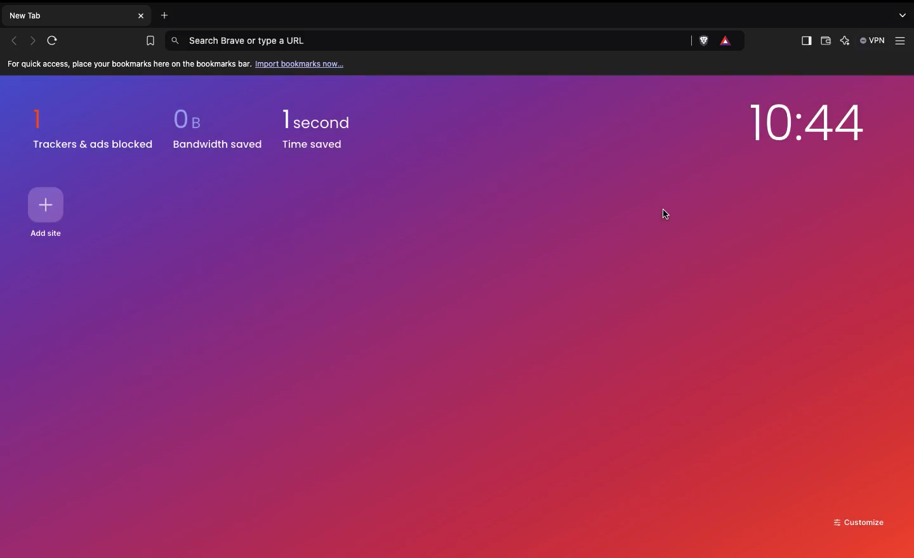 The image size is (914, 558). Describe the element at coordinates (129, 65) in the screenshot. I see `For quick access, place your bookmarks here on the bookmarks bar.` at that location.